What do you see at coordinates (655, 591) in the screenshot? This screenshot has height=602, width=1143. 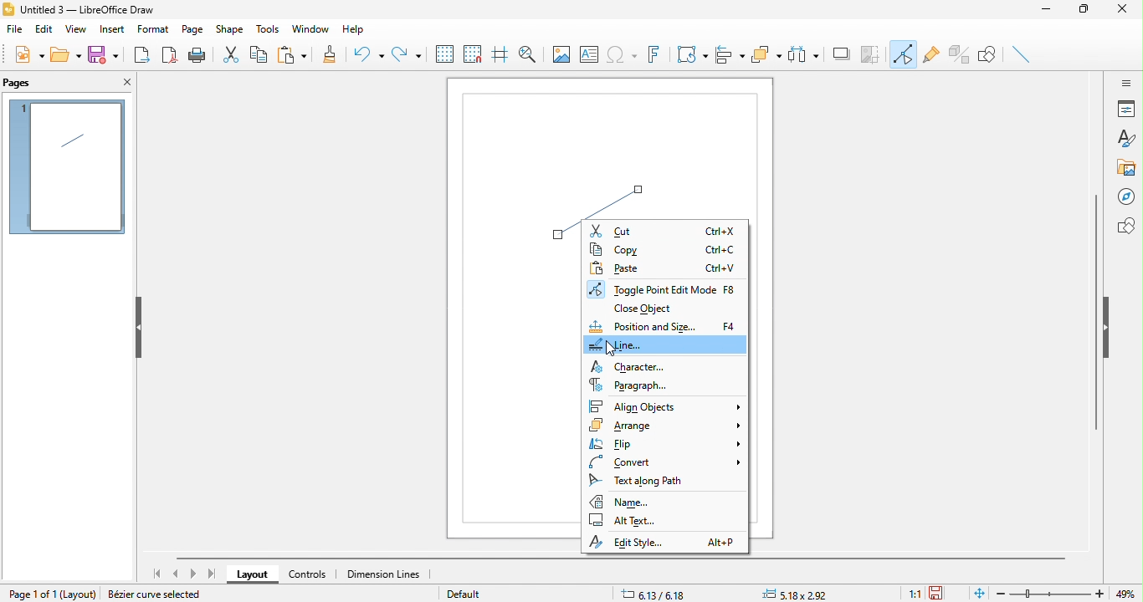 I see `6.13/6.18` at bounding box center [655, 591].